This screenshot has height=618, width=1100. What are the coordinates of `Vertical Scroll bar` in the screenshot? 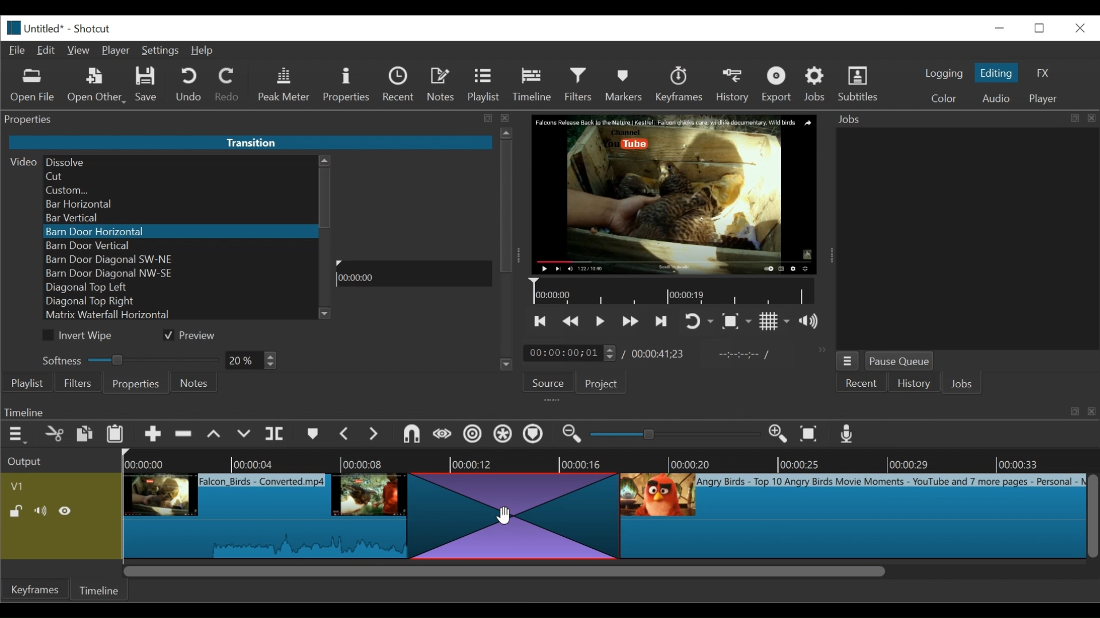 It's located at (325, 198).